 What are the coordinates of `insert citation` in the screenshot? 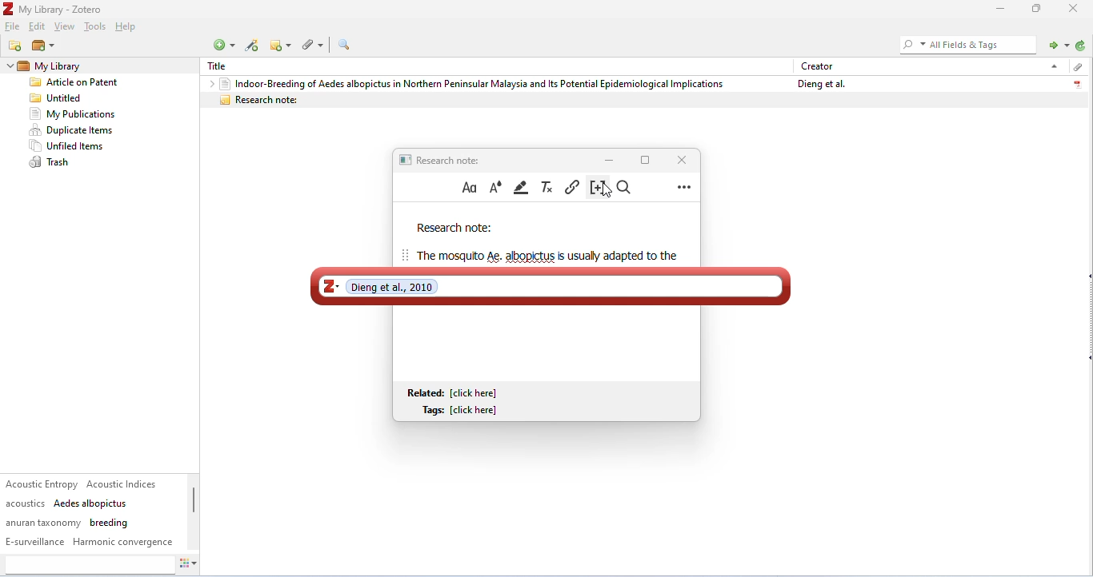 It's located at (595, 188).